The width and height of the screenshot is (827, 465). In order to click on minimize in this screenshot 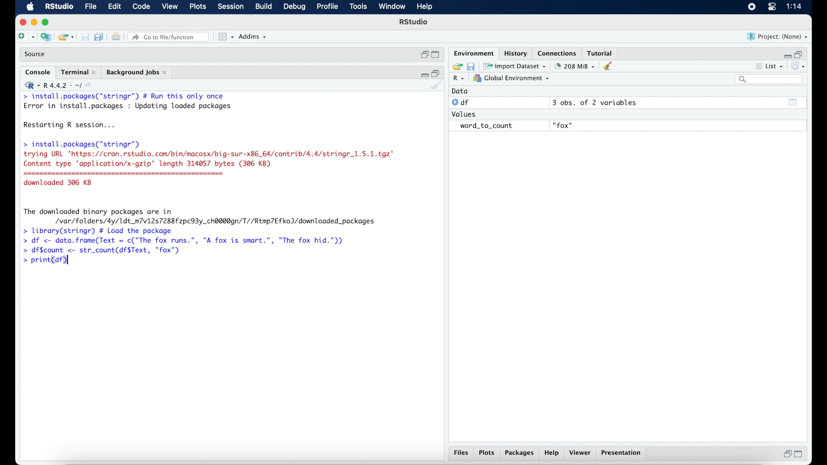, I will do `click(34, 22)`.